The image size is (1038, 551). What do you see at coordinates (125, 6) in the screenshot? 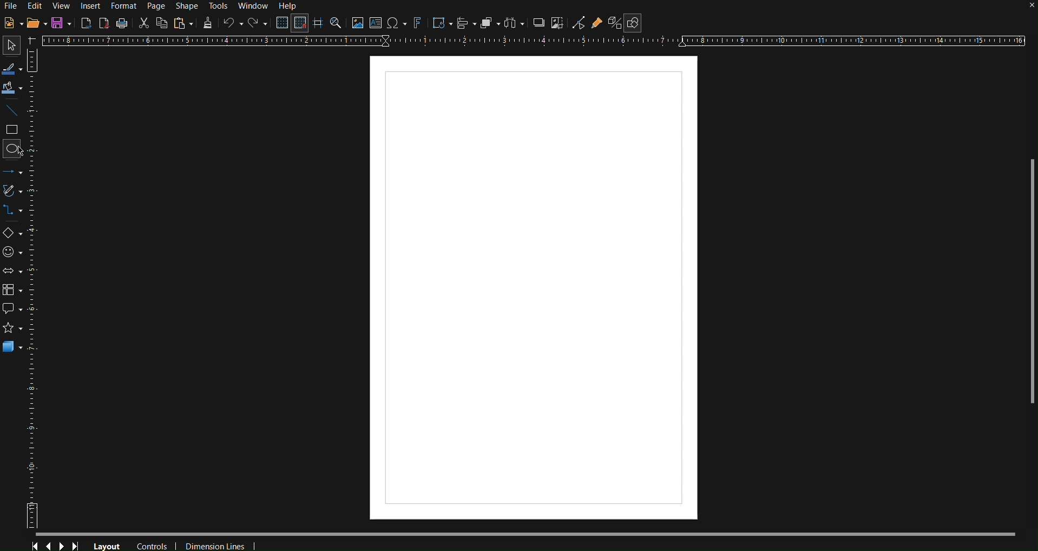
I see `Format` at bounding box center [125, 6].